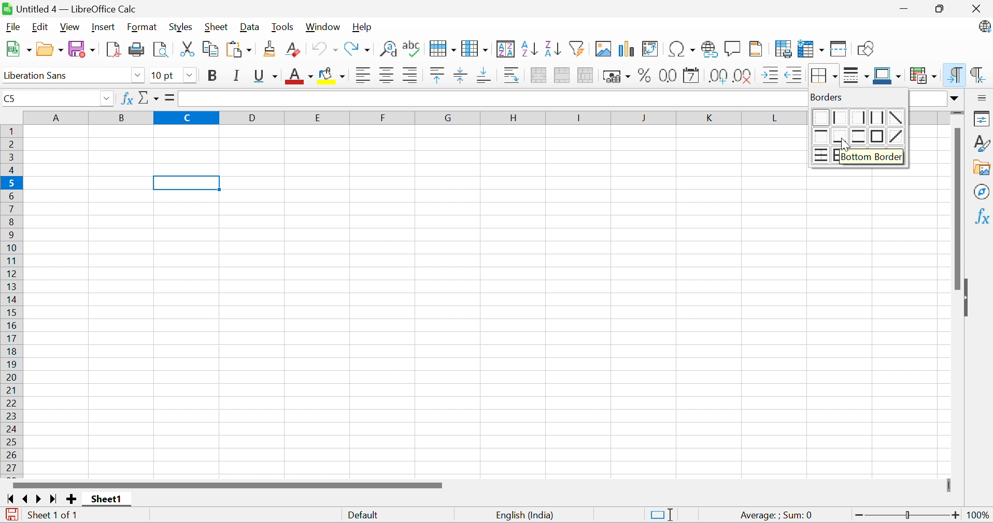 This screenshot has width=993, height=523. I want to click on Bottom border, so click(874, 157).